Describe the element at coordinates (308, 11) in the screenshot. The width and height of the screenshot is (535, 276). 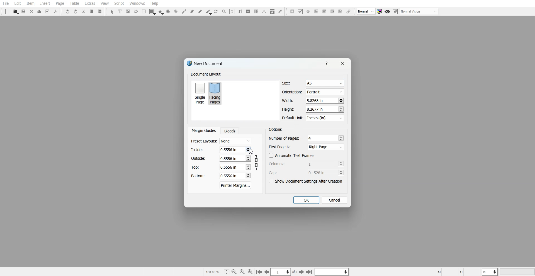
I see `PDF Radio Button` at that location.